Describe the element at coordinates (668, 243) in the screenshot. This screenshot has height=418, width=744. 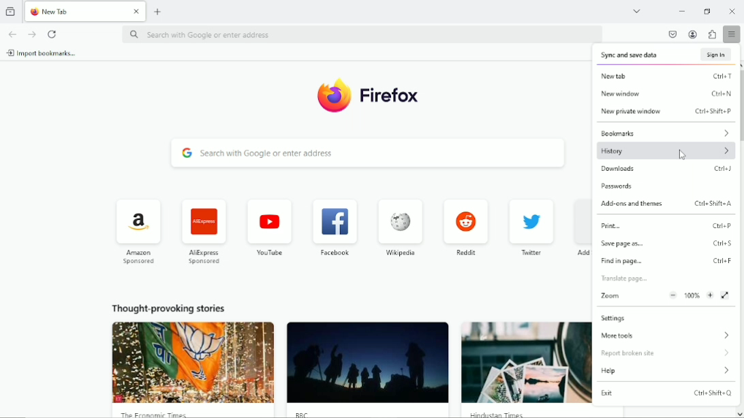
I see `save page as... Ctrl+S` at that location.